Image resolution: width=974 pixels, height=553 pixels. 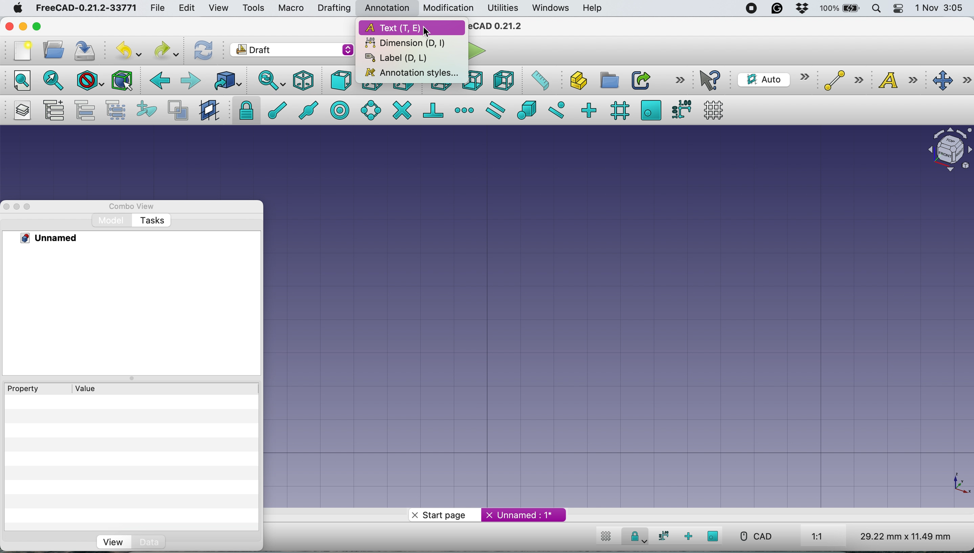 What do you see at coordinates (190, 81) in the screenshot?
I see `forward` at bounding box center [190, 81].